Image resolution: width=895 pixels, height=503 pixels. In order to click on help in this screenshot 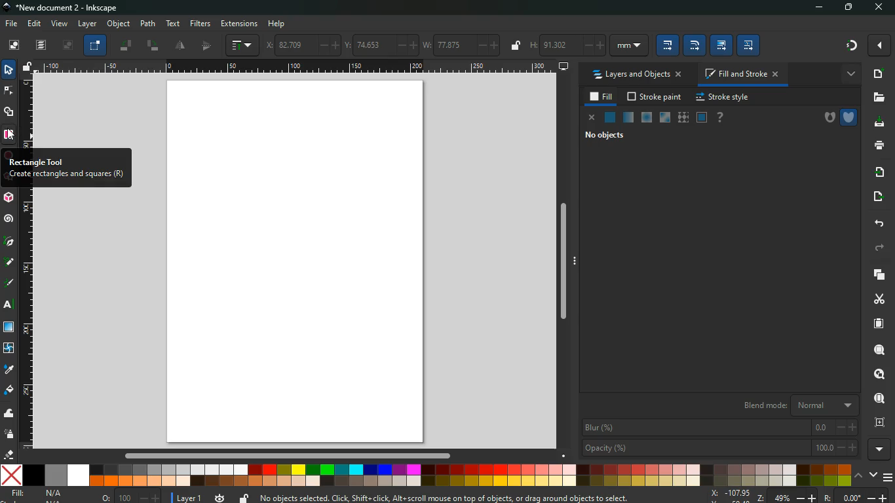, I will do `click(279, 24)`.